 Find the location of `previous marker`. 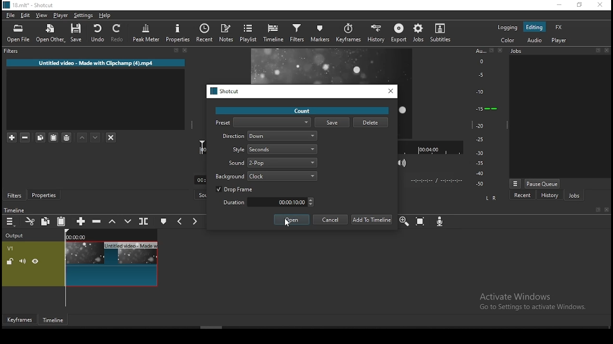

previous marker is located at coordinates (181, 221).